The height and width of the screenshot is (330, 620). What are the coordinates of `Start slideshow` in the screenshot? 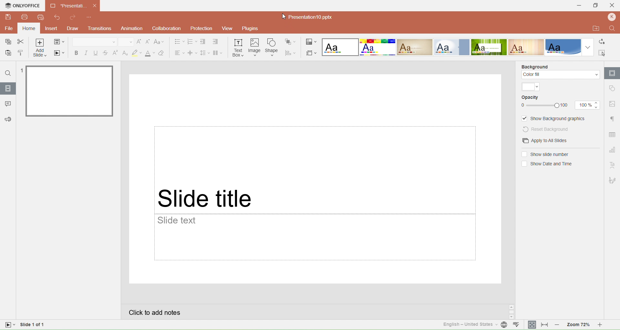 It's located at (60, 54).